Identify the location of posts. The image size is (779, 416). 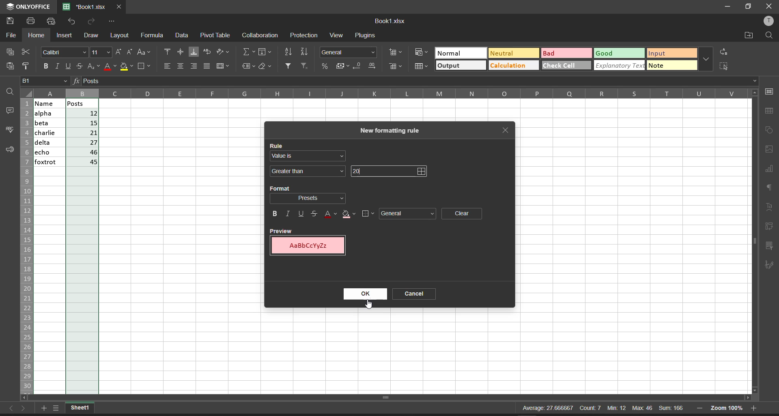
(81, 240).